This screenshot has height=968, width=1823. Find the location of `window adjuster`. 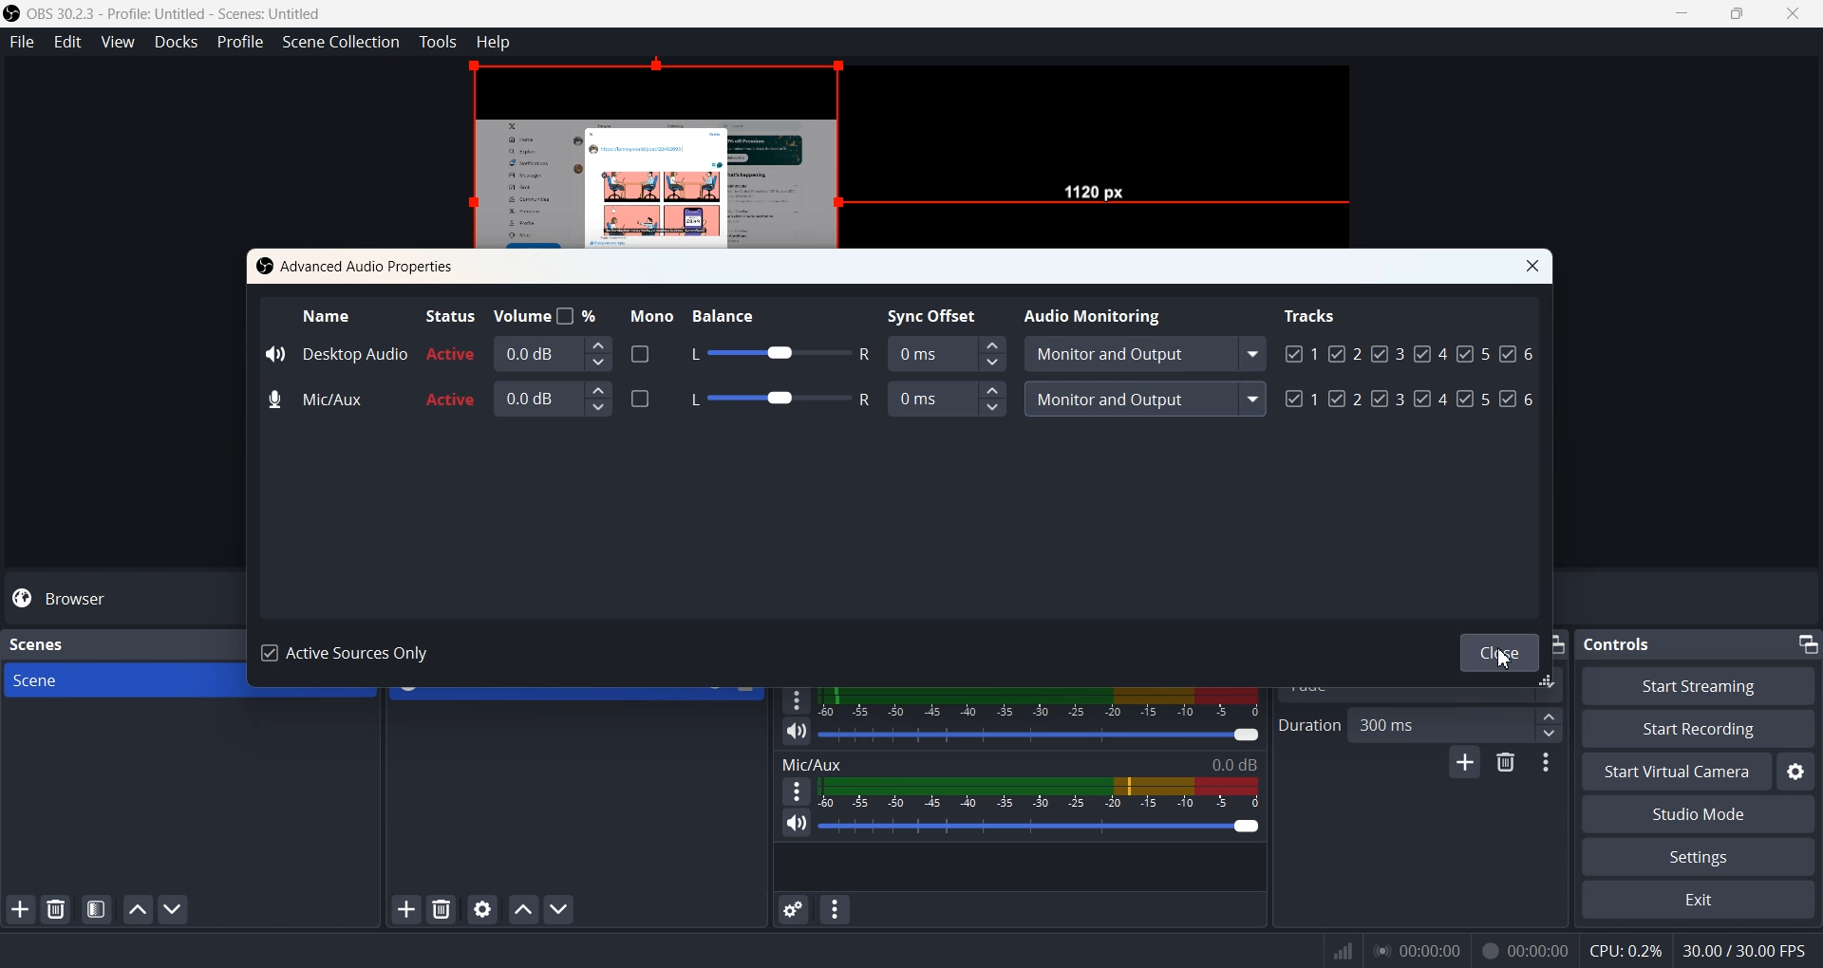

window adjuster is located at coordinates (1550, 683).